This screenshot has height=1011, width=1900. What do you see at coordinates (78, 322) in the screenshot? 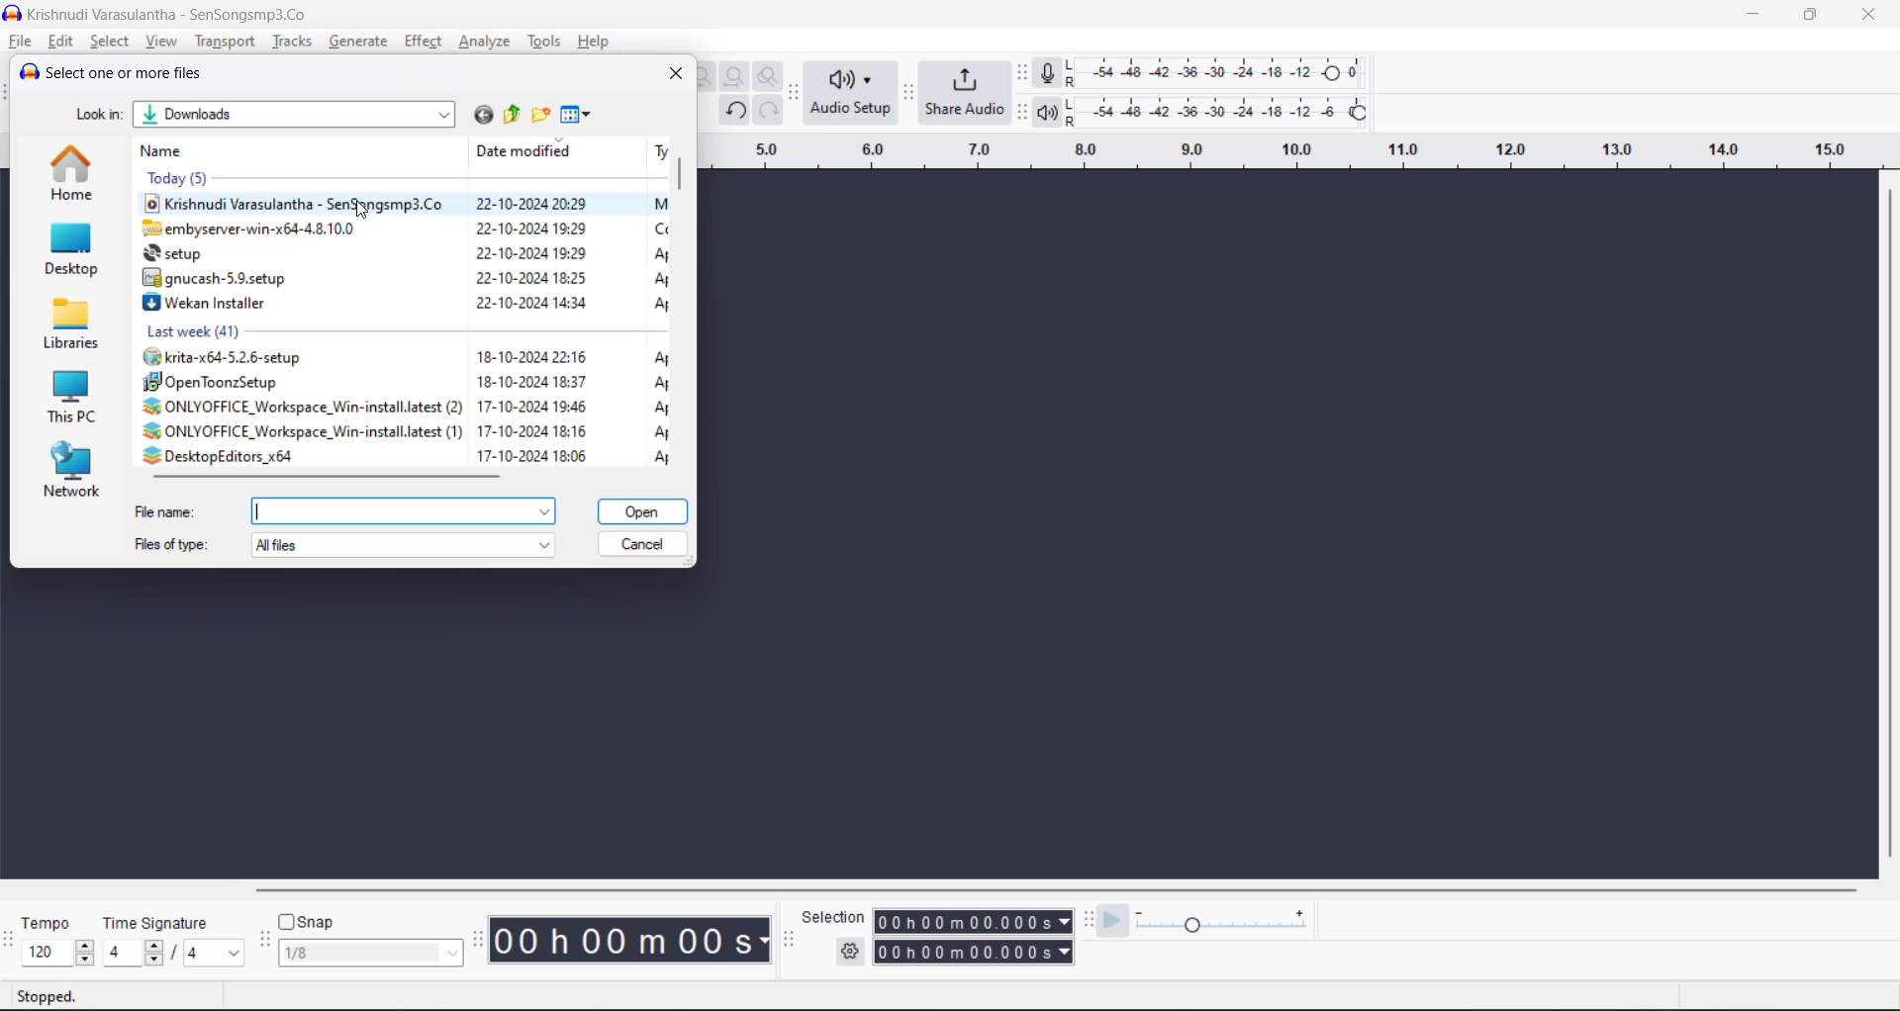
I see `libraries` at bounding box center [78, 322].